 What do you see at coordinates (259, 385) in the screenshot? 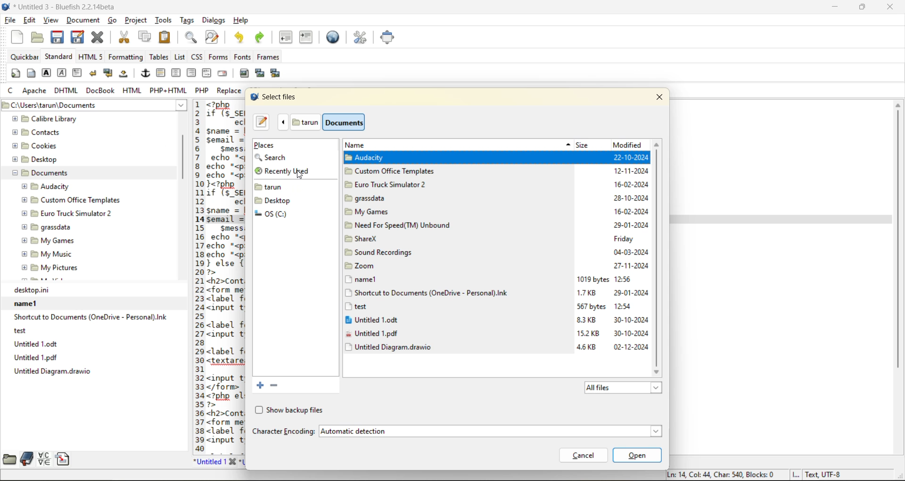
I see `add current folder to bookmark` at bounding box center [259, 385].